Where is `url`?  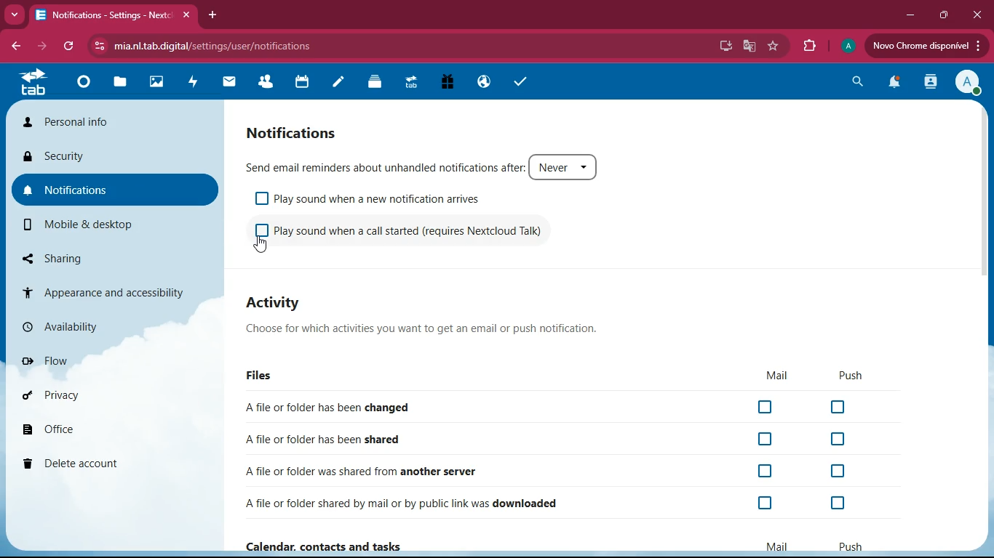
url is located at coordinates (247, 46).